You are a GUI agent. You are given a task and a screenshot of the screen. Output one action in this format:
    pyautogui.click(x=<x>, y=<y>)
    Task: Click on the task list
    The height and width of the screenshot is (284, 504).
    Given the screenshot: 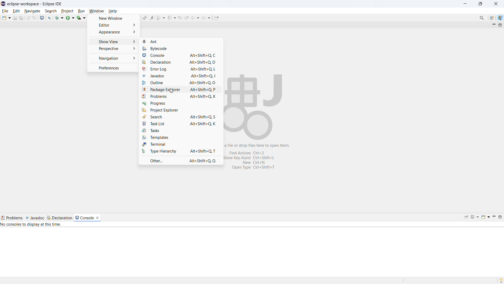 What is the action you would take?
    pyautogui.click(x=181, y=124)
    